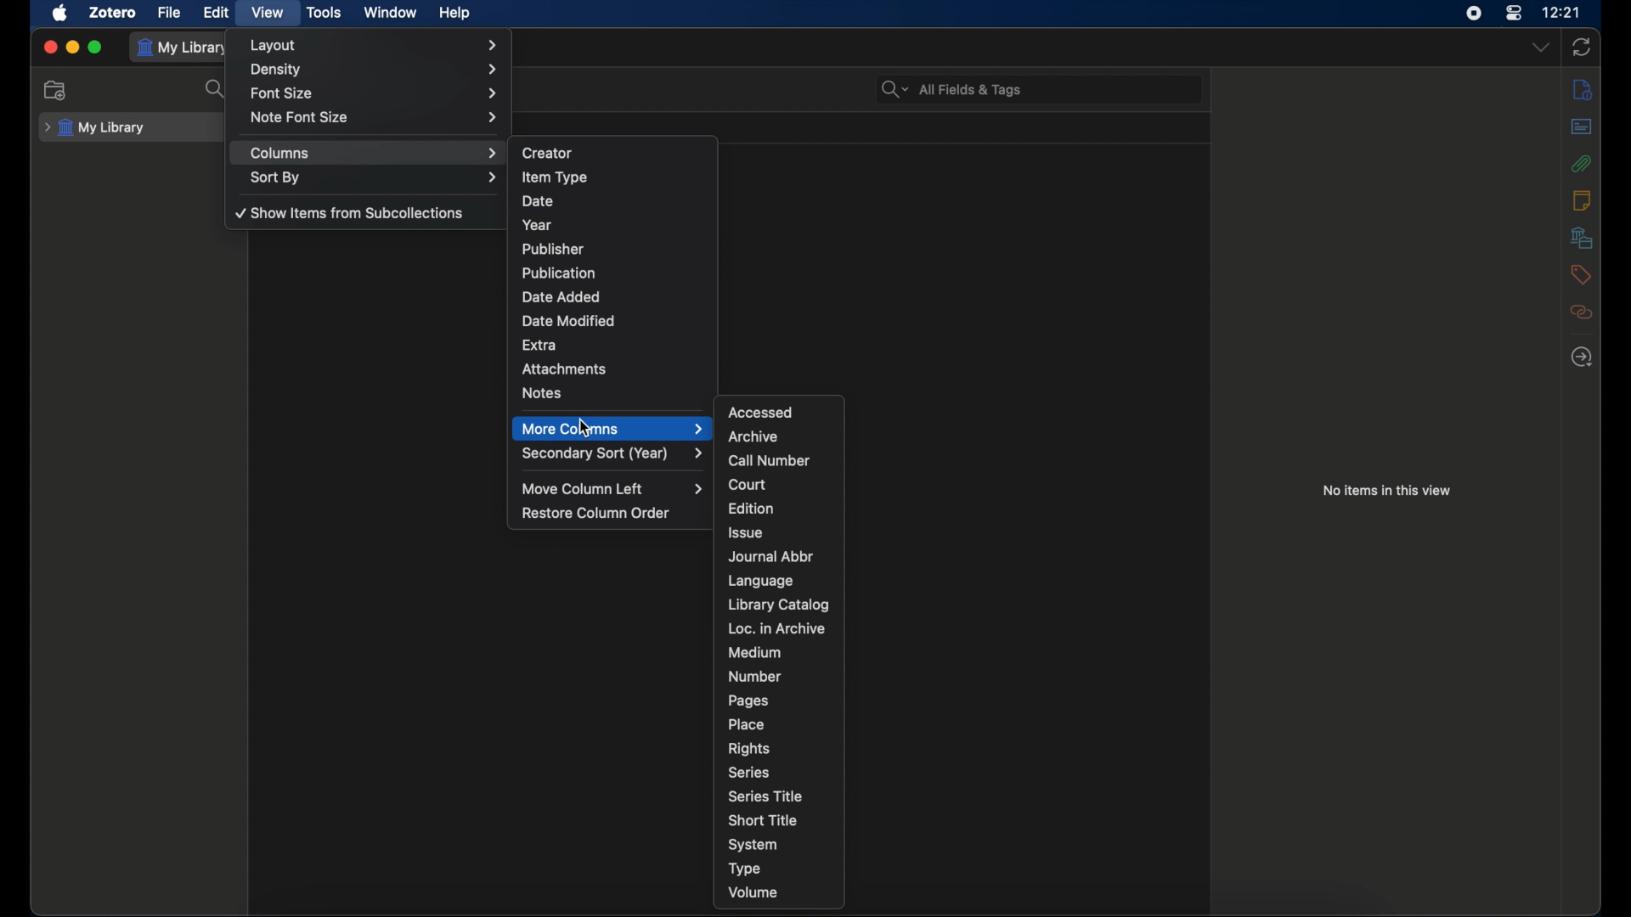 The width and height of the screenshot is (1631, 917). Describe the element at coordinates (554, 249) in the screenshot. I see `publisher` at that location.